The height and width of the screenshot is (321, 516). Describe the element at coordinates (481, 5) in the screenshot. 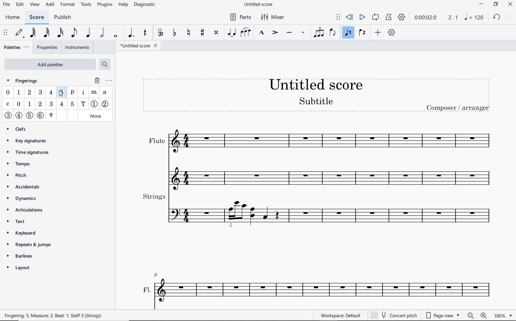

I see `MINIMIZE` at that location.